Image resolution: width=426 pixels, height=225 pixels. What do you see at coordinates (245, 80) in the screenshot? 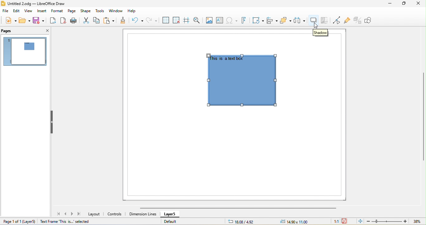
I see `Added a reflection effect` at bounding box center [245, 80].